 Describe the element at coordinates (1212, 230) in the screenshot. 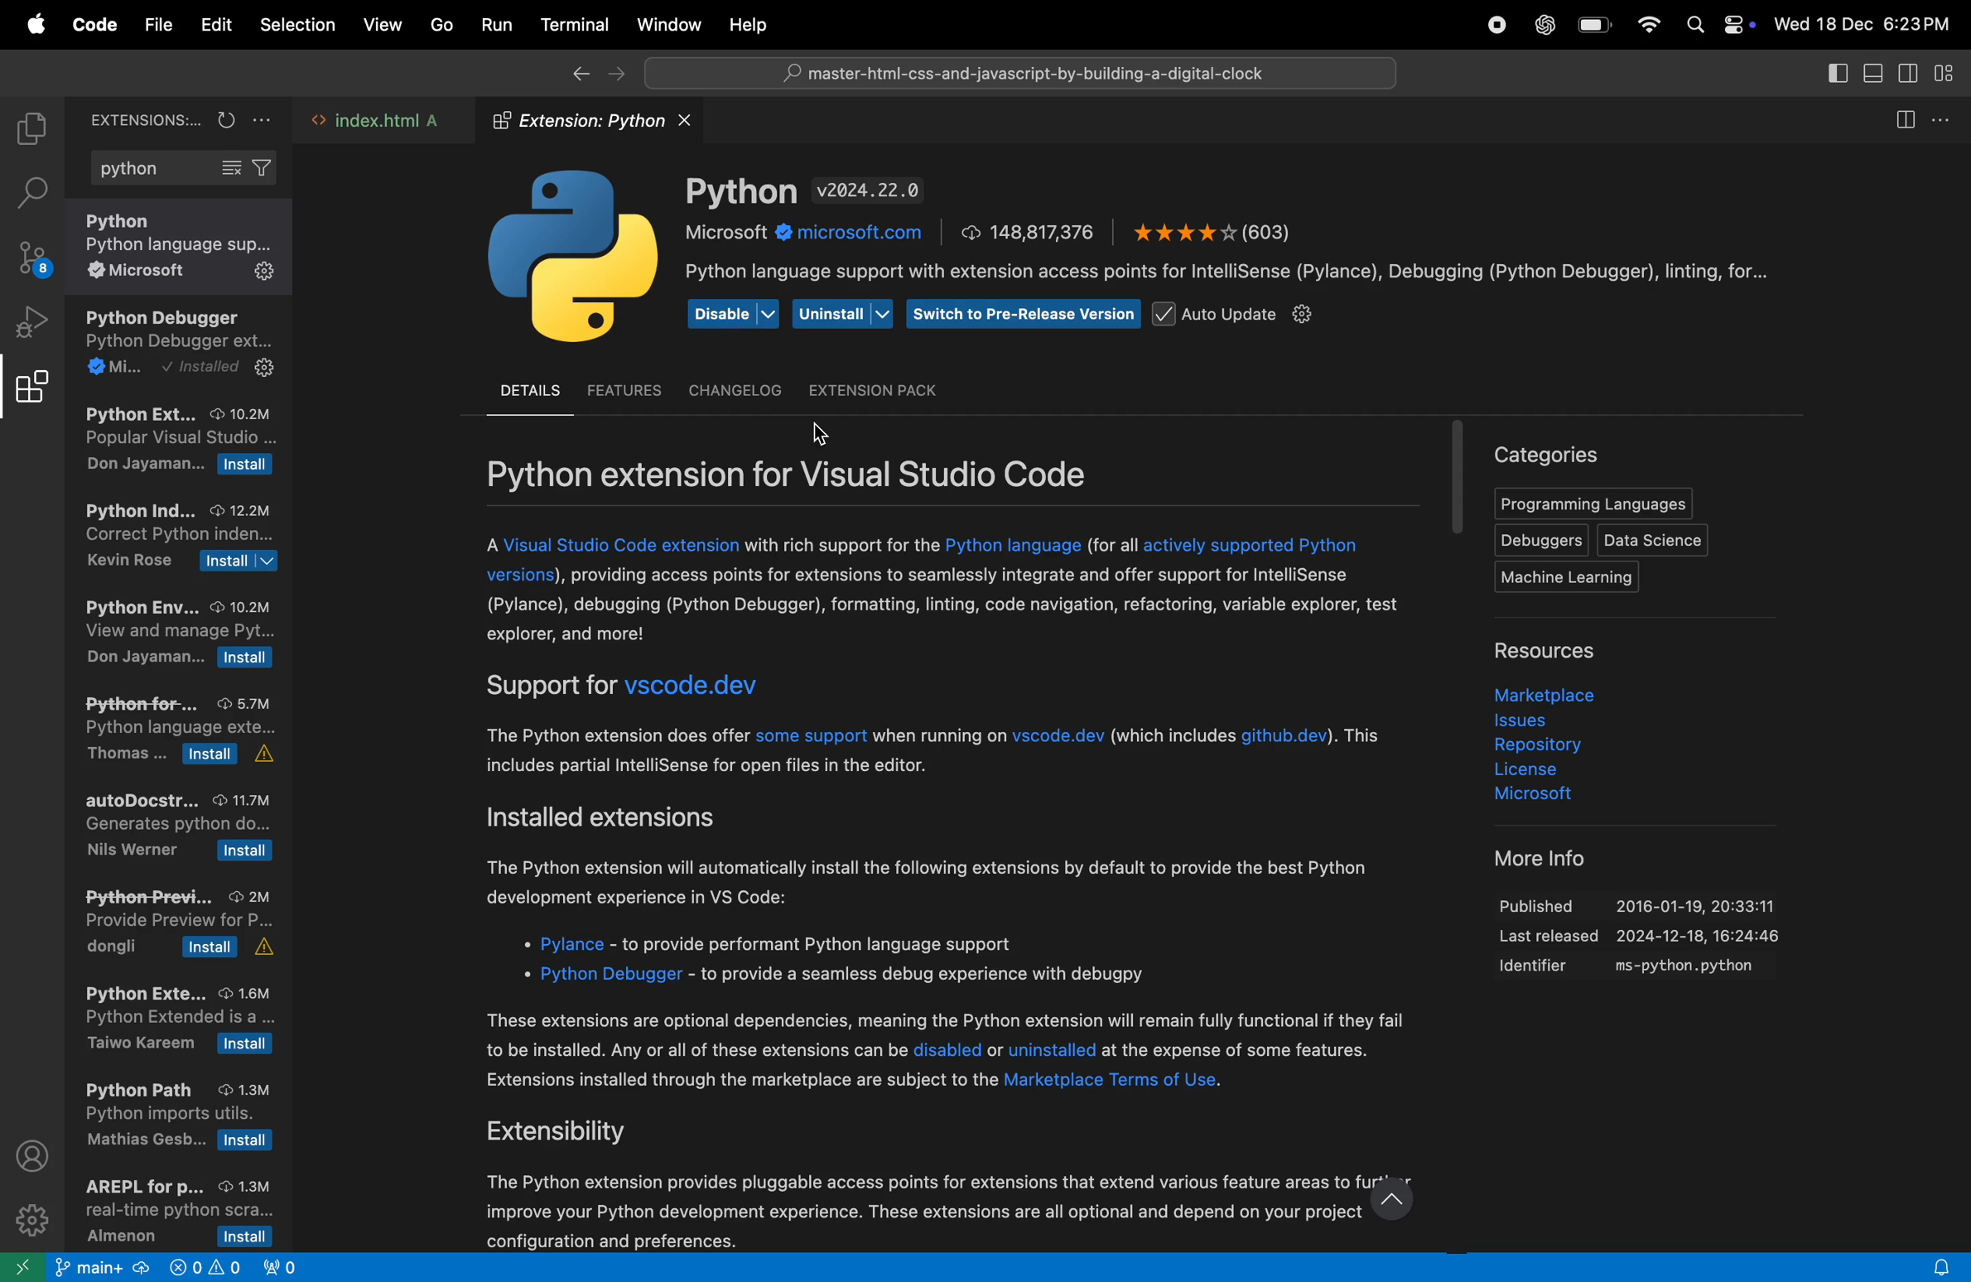

I see `starts` at that location.